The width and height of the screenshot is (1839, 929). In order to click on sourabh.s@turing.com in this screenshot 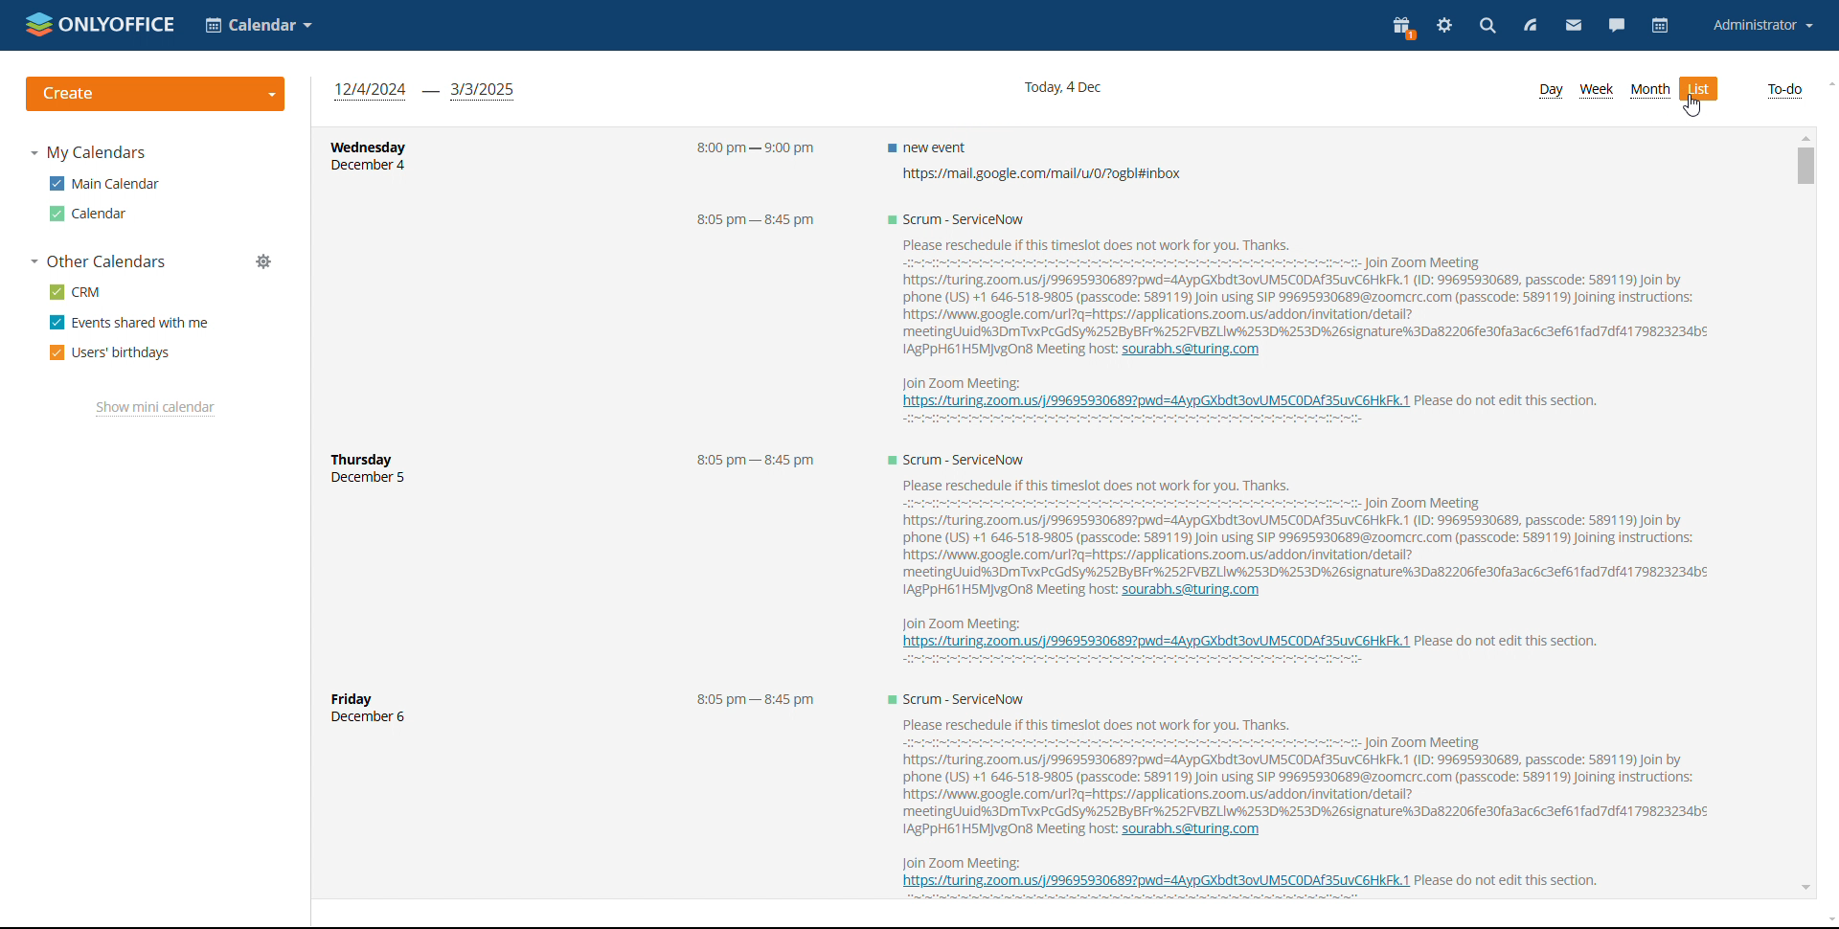, I will do `click(1196, 830)`.